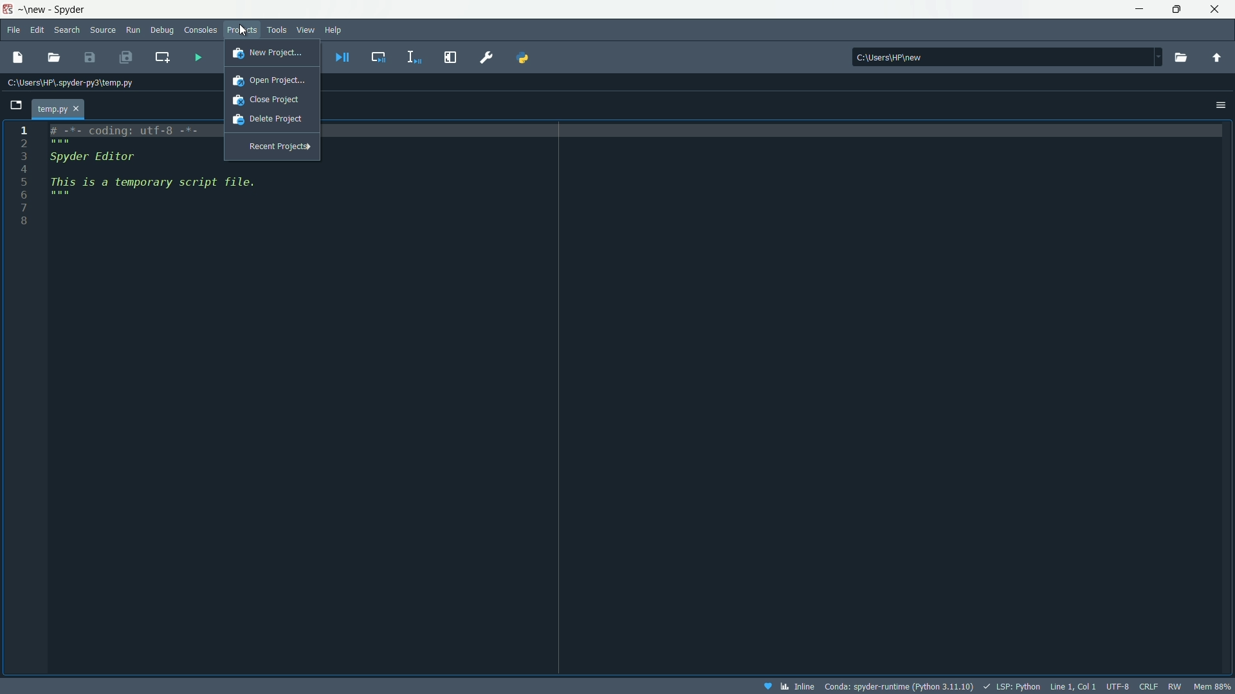 This screenshot has height=694, width=1235. Describe the element at coordinates (1119, 686) in the screenshot. I see `UTF-8` at that location.